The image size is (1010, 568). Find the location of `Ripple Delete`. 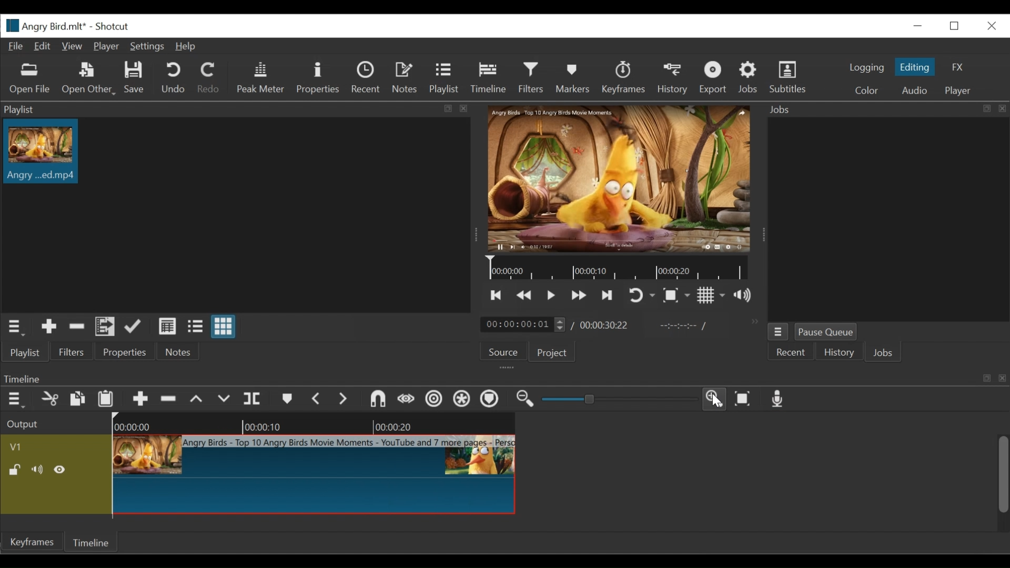

Ripple Delete is located at coordinates (169, 399).